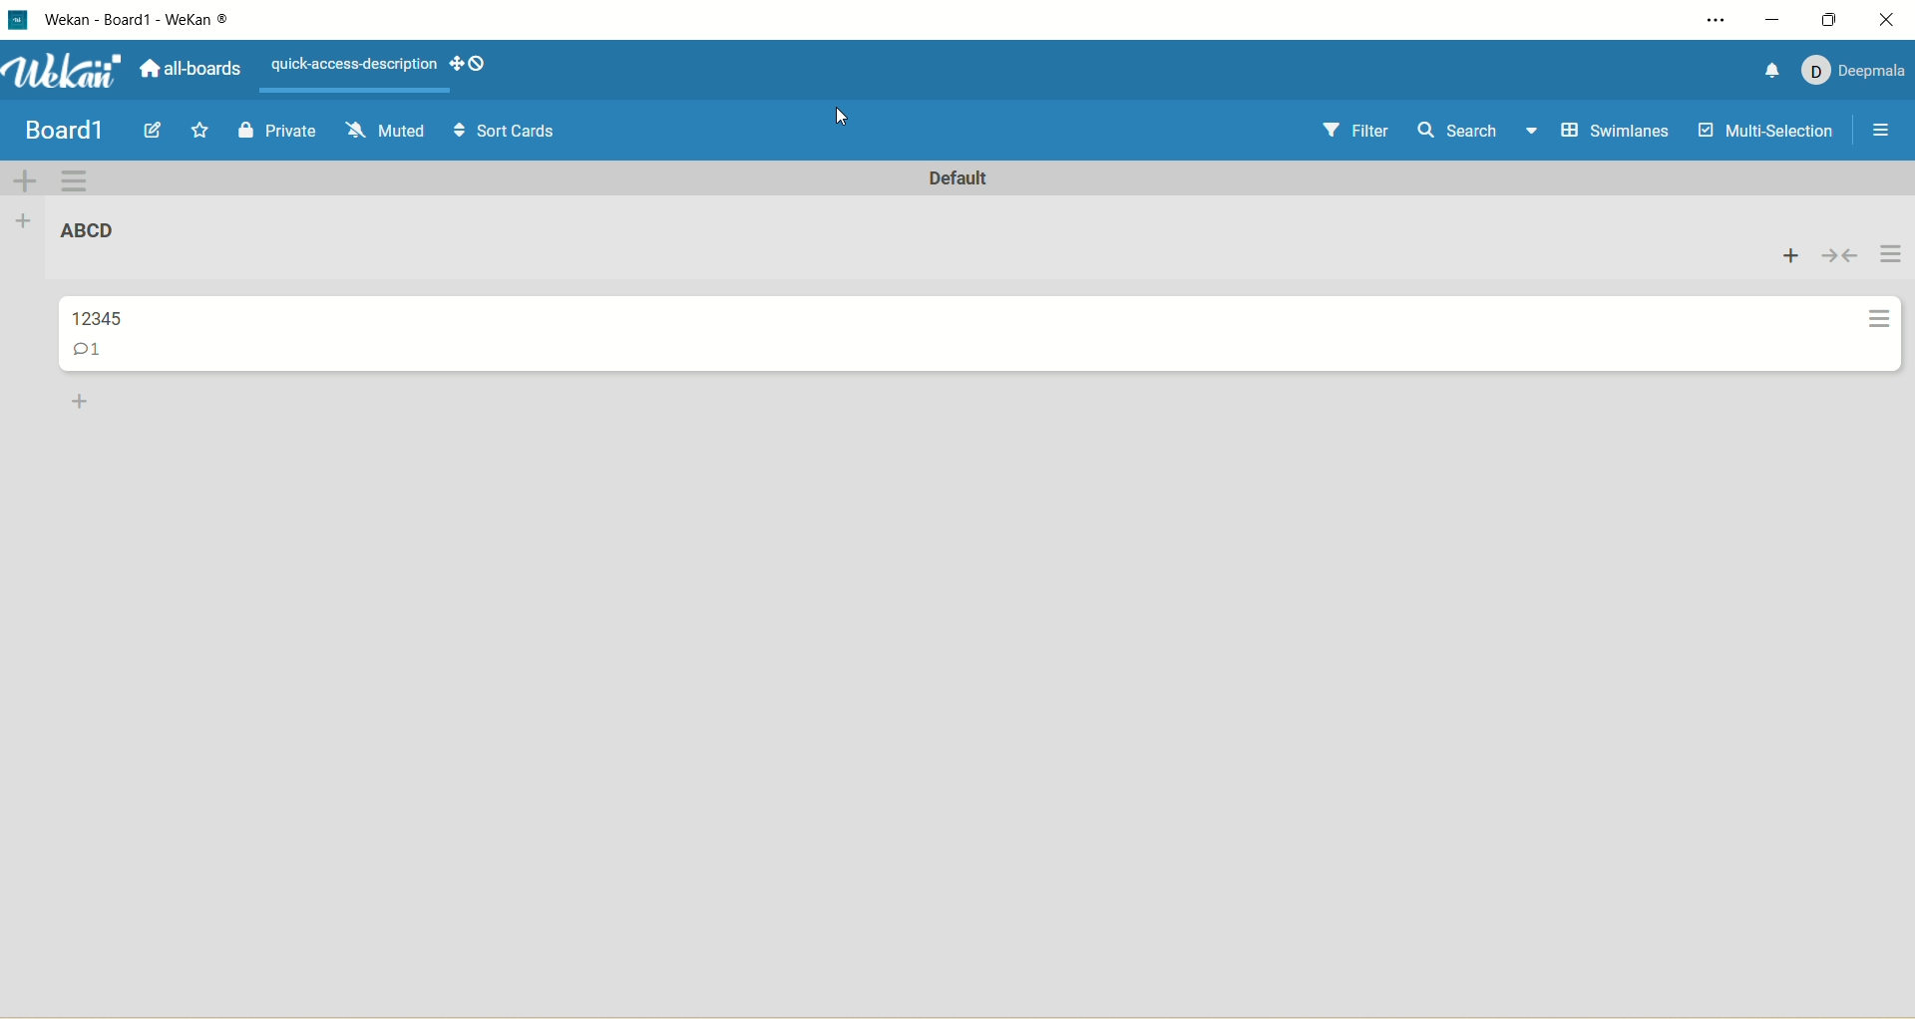 The image size is (1915, 1019). Describe the element at coordinates (355, 65) in the screenshot. I see `text` at that location.